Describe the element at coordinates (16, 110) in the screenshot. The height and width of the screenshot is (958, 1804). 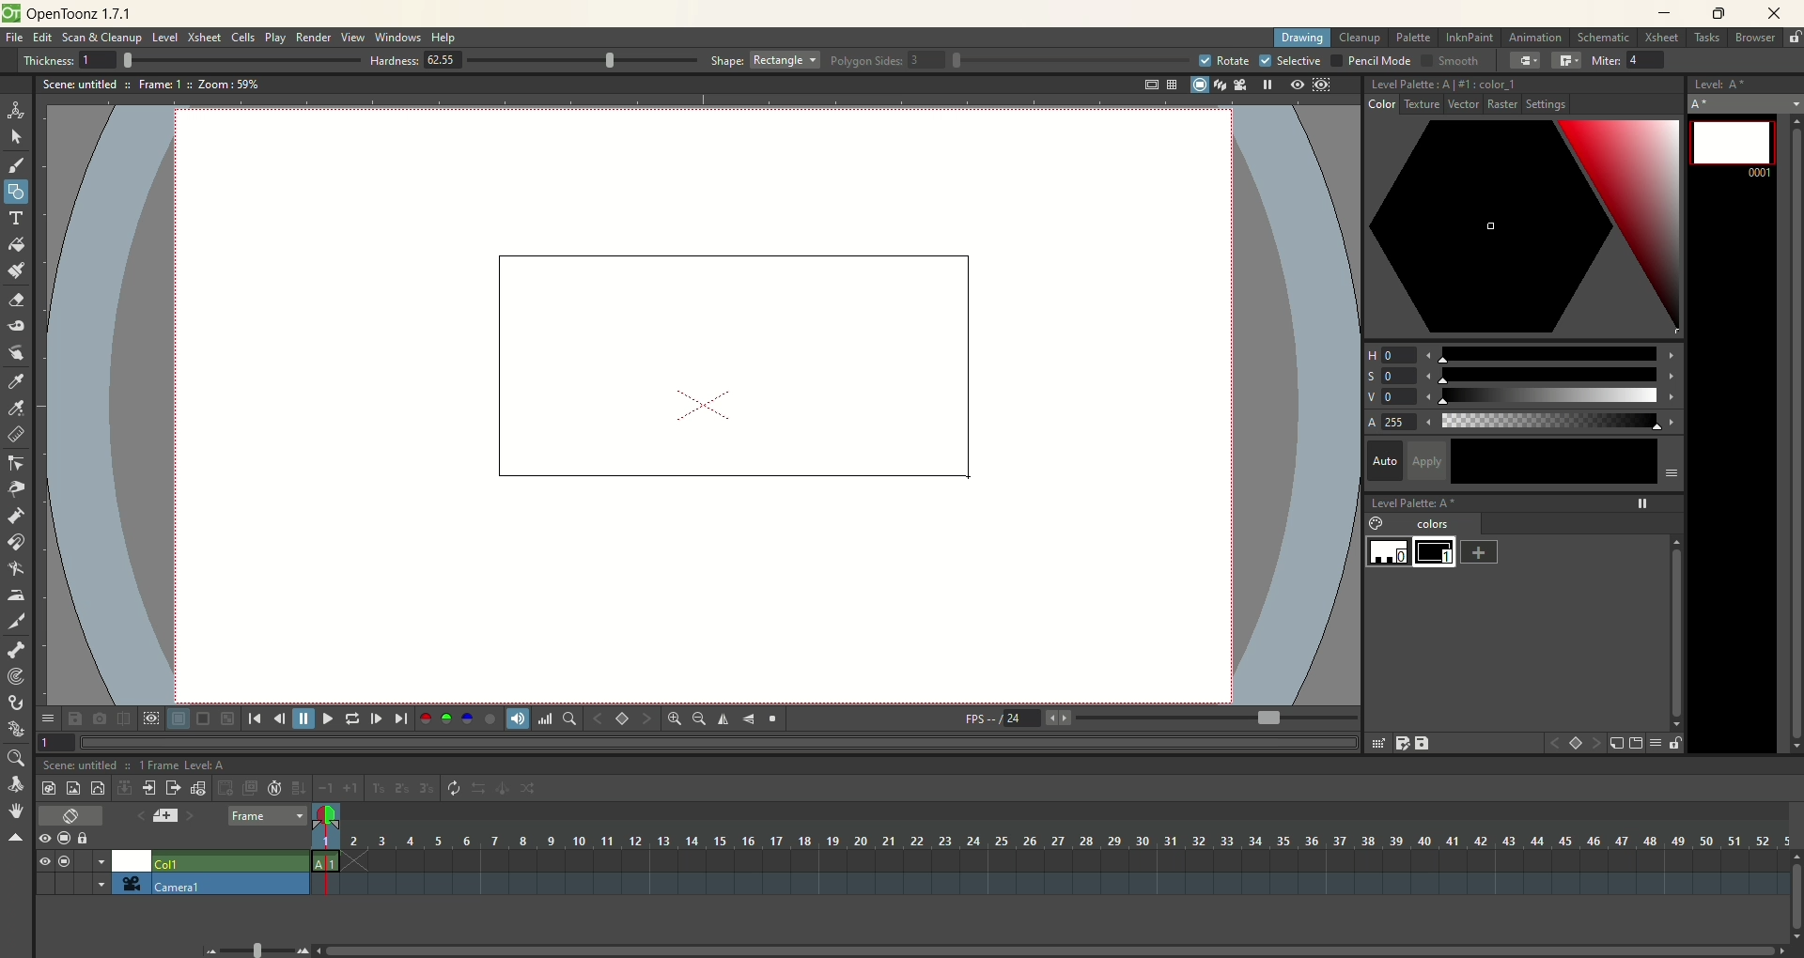
I see `animate tool` at that location.